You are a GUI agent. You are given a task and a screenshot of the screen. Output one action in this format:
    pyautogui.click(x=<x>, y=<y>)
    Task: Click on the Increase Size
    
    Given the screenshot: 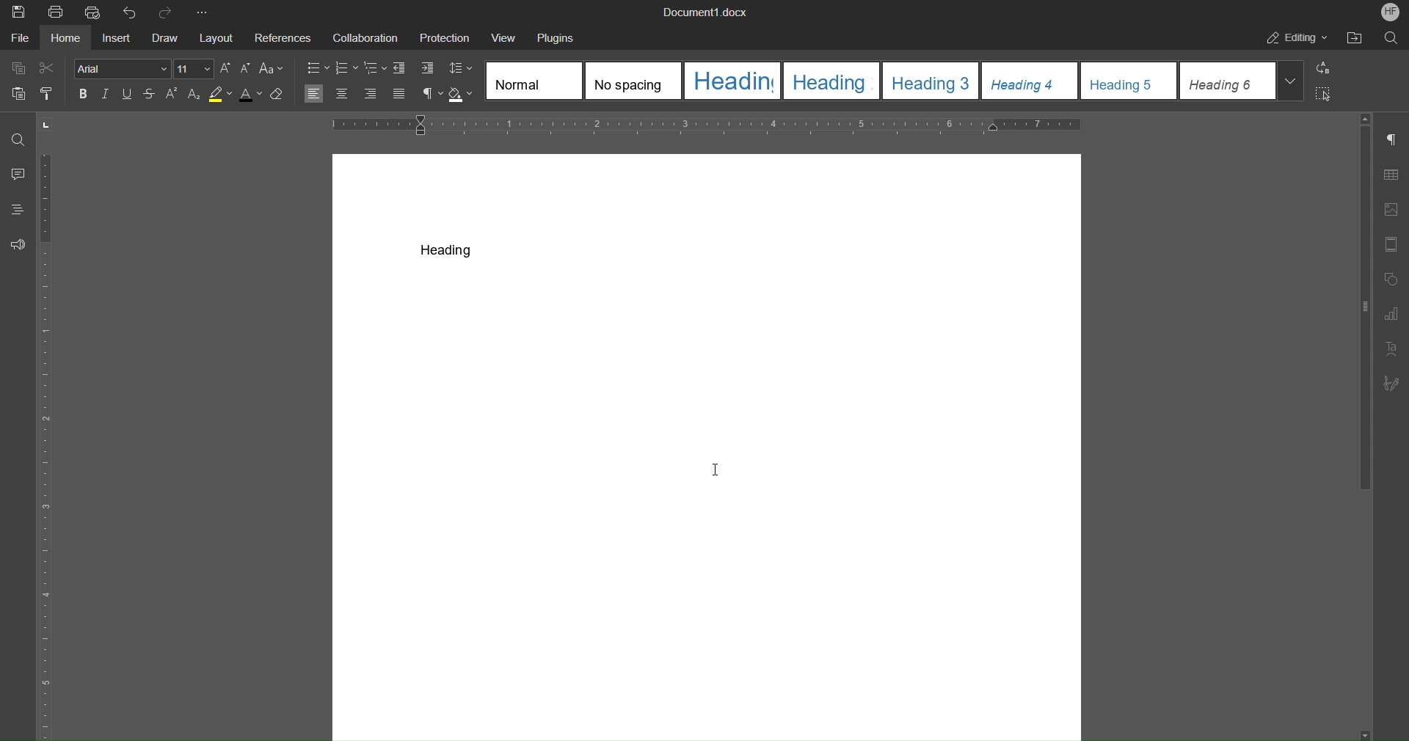 What is the action you would take?
    pyautogui.click(x=225, y=68)
    